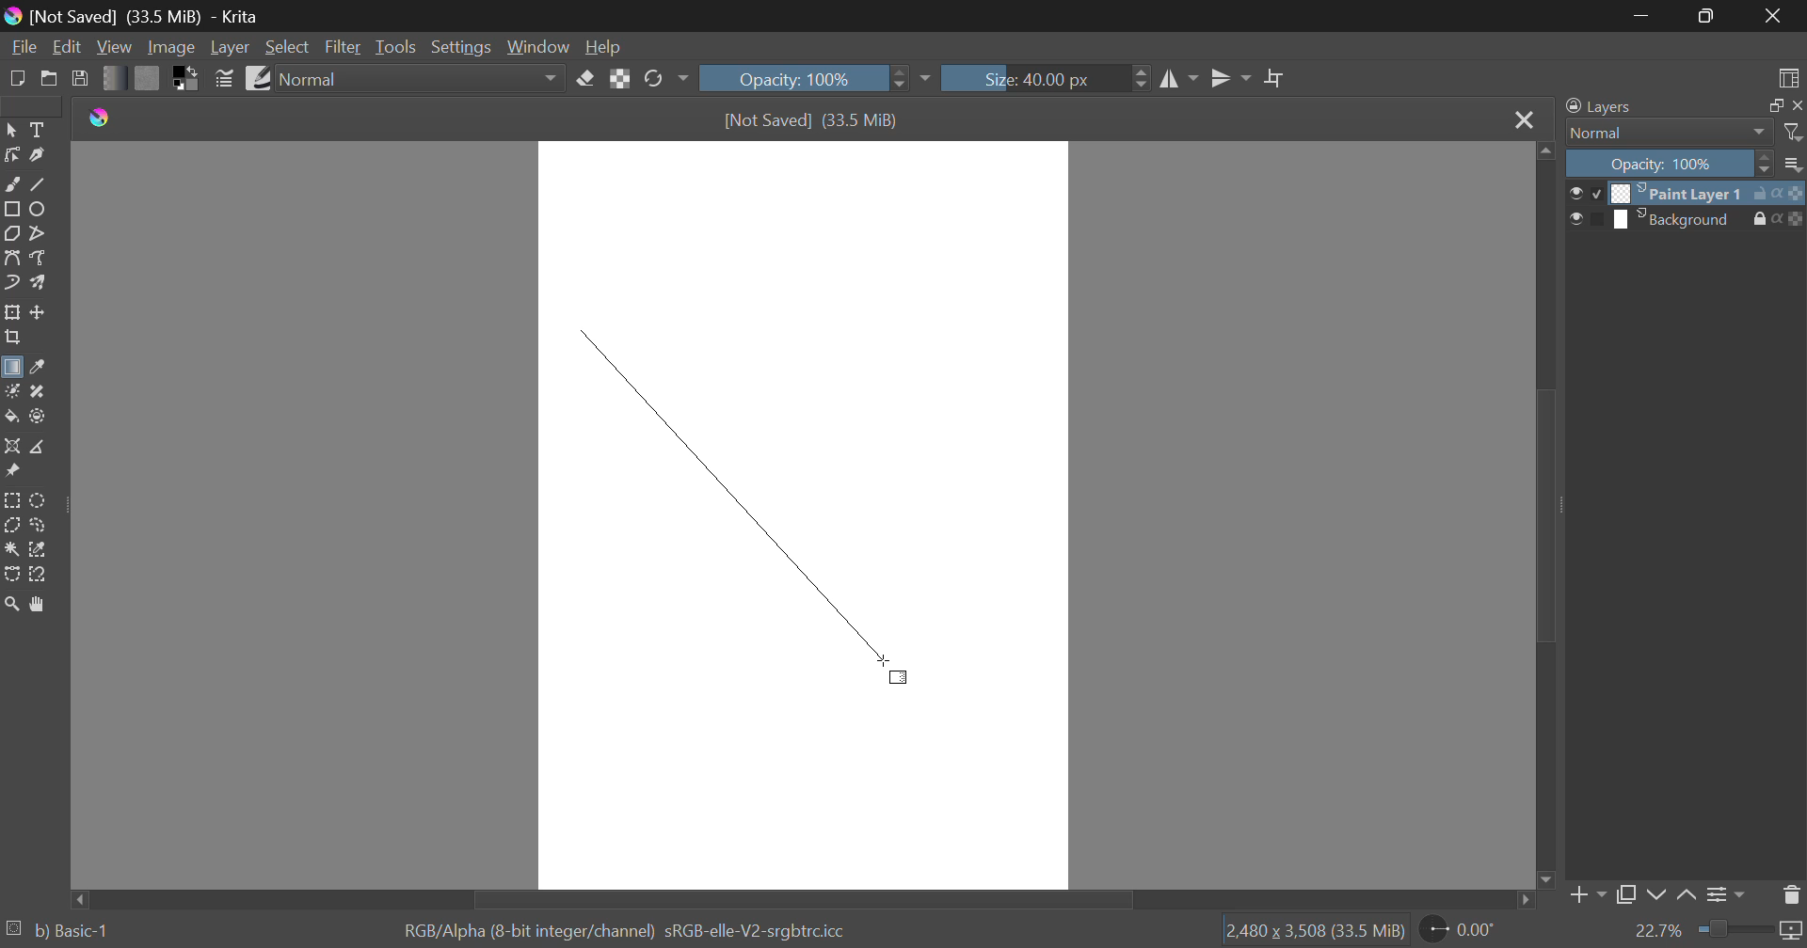  What do you see at coordinates (38, 575) in the screenshot?
I see `Magnetic Selection` at bounding box center [38, 575].